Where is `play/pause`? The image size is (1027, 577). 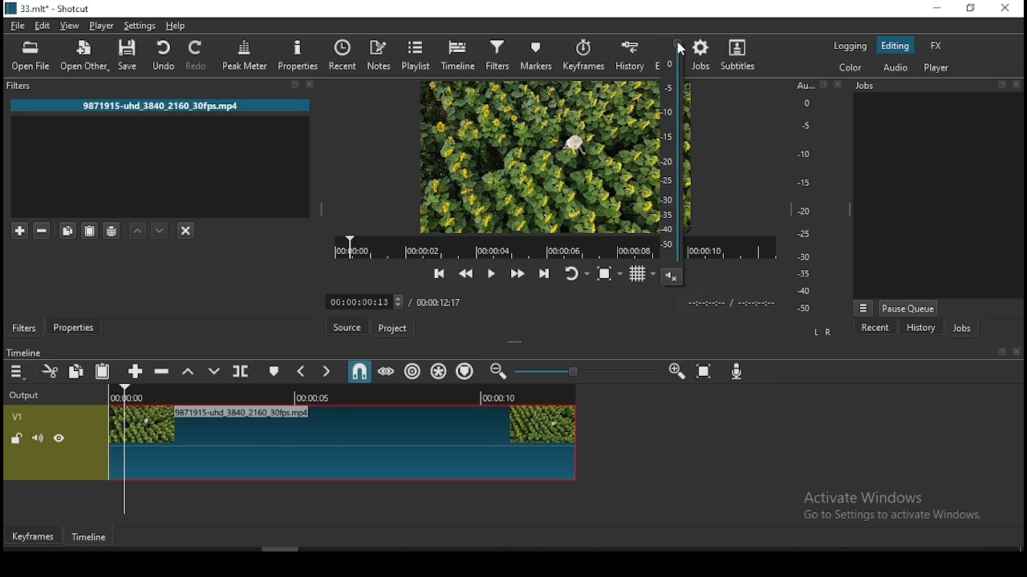
play/pause is located at coordinates (493, 275).